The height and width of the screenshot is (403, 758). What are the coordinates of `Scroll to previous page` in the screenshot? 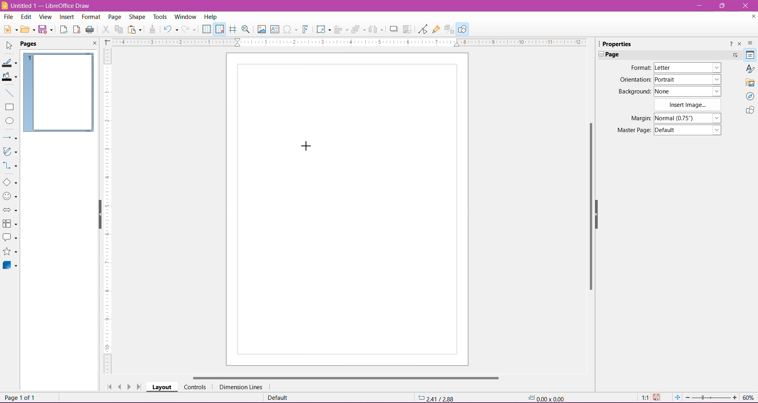 It's located at (120, 386).